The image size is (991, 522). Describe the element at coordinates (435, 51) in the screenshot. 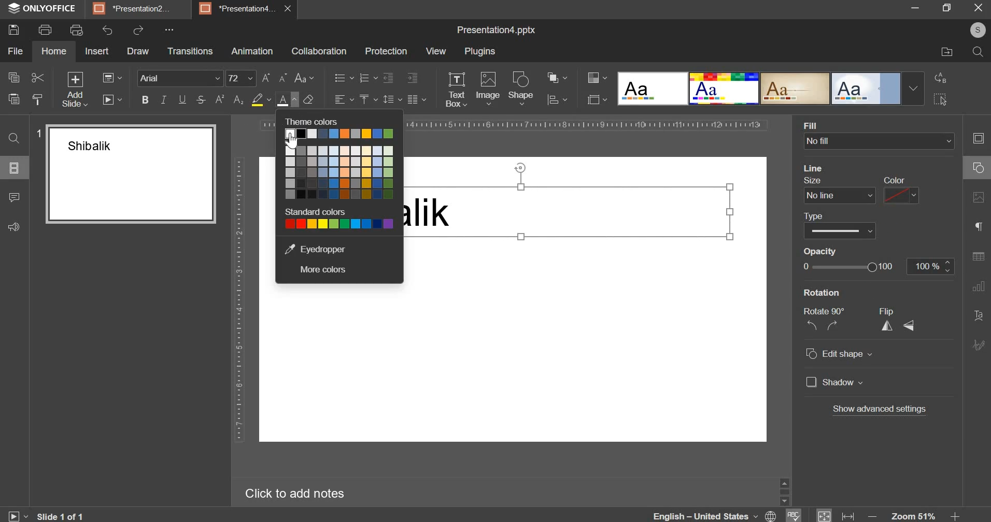

I see `view` at that location.